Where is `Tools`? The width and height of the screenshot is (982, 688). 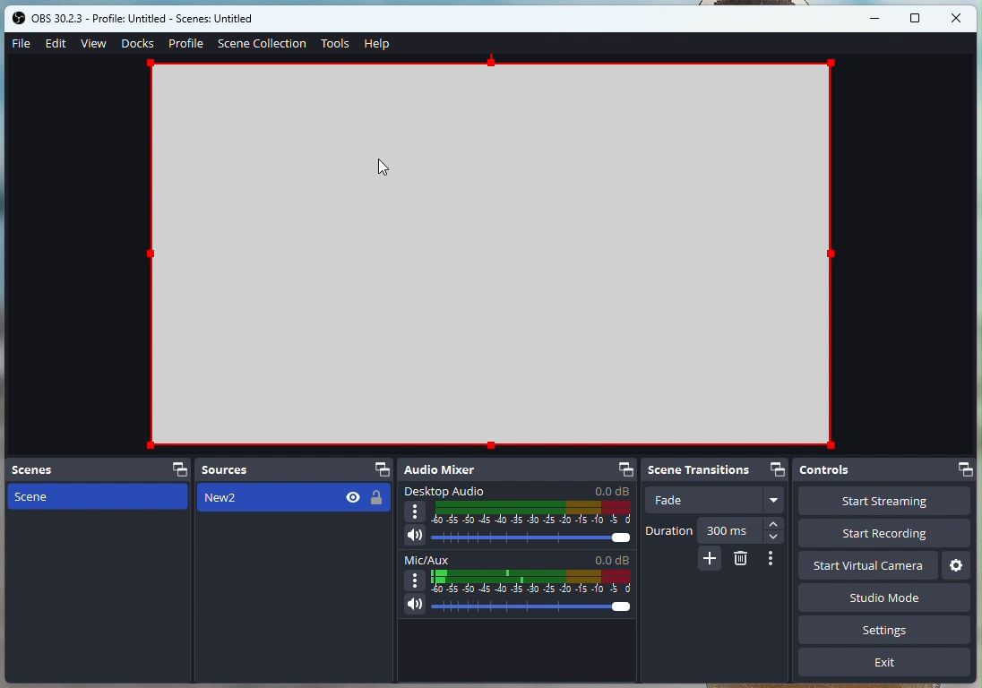
Tools is located at coordinates (335, 45).